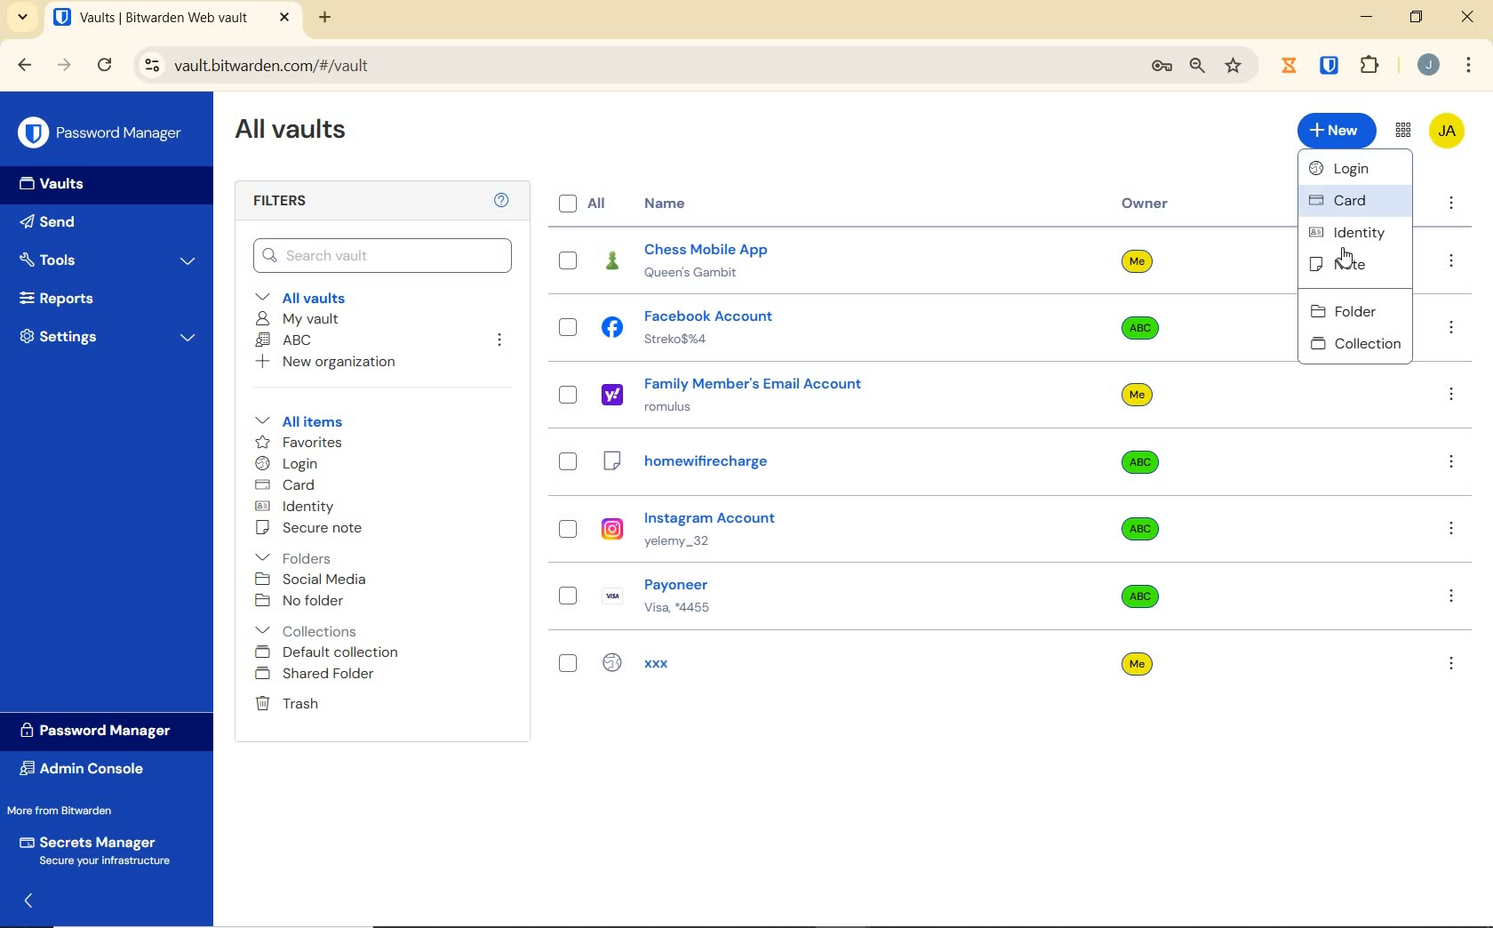 The image size is (1493, 928). I want to click on checkbox, so click(566, 666).